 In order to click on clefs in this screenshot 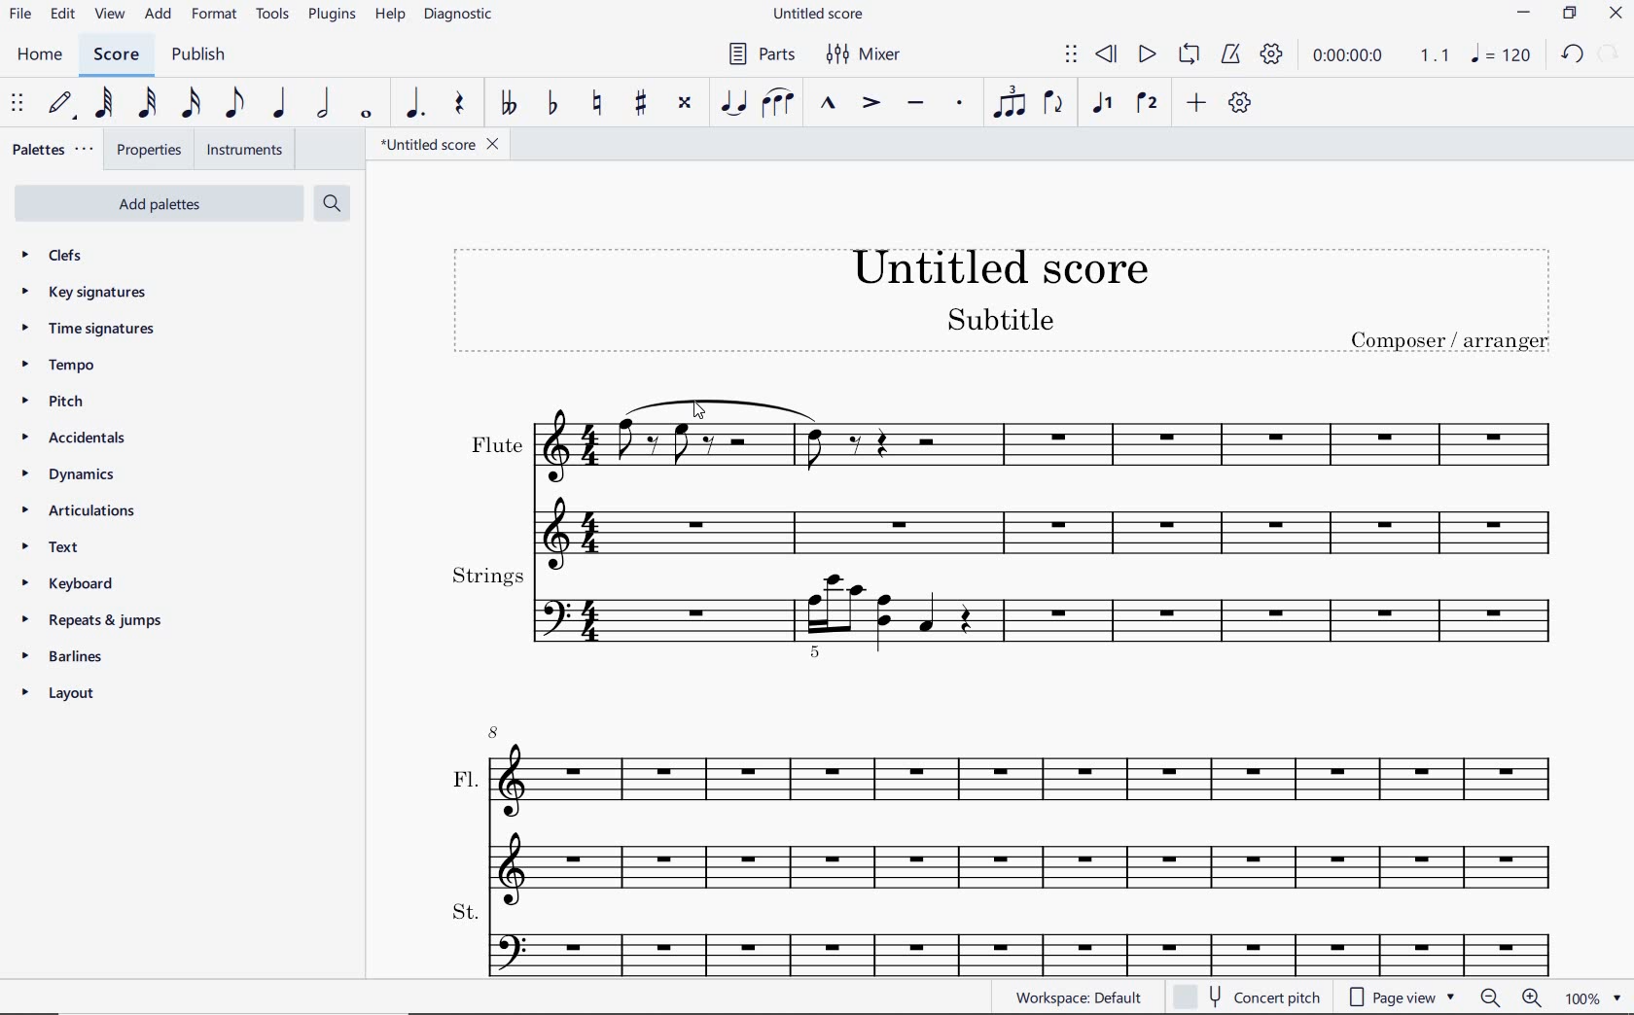, I will do `click(63, 258)`.